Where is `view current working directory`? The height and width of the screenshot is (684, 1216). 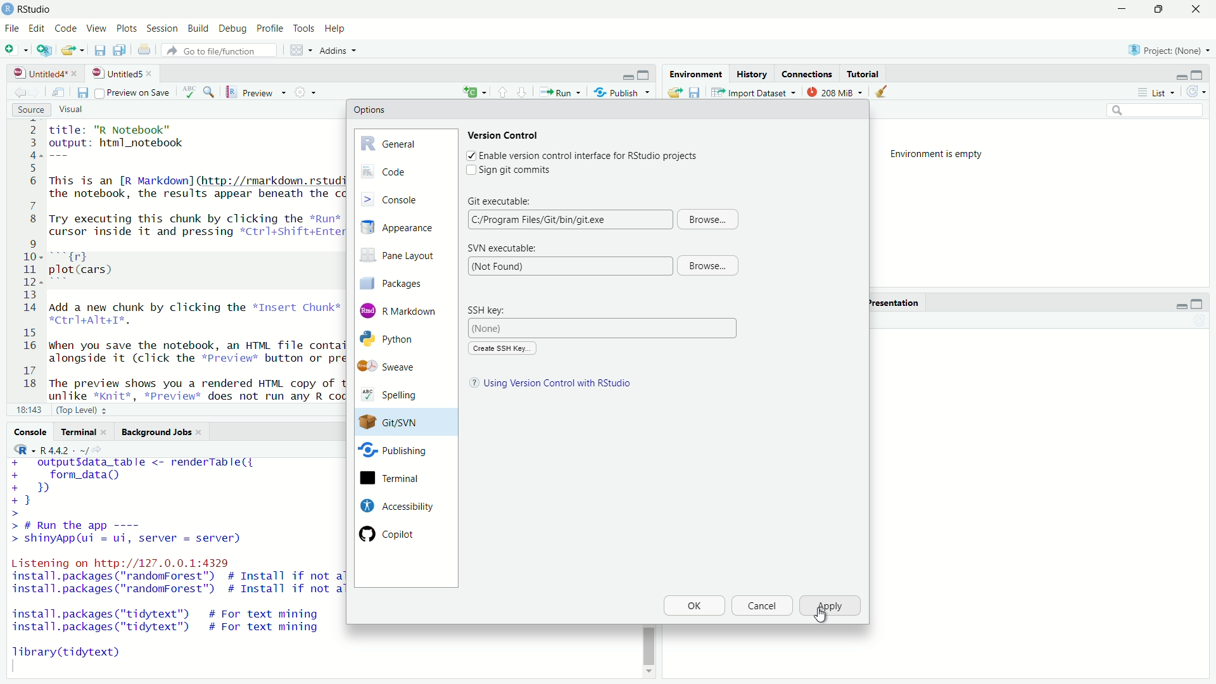
view current working directory is located at coordinates (100, 449).